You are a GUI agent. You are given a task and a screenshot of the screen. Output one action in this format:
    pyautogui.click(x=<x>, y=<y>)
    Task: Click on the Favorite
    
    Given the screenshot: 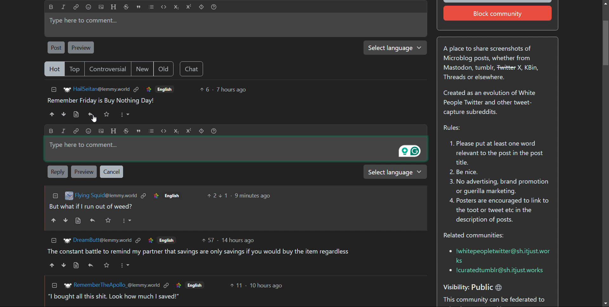 What is the action you would take?
    pyautogui.click(x=107, y=114)
    